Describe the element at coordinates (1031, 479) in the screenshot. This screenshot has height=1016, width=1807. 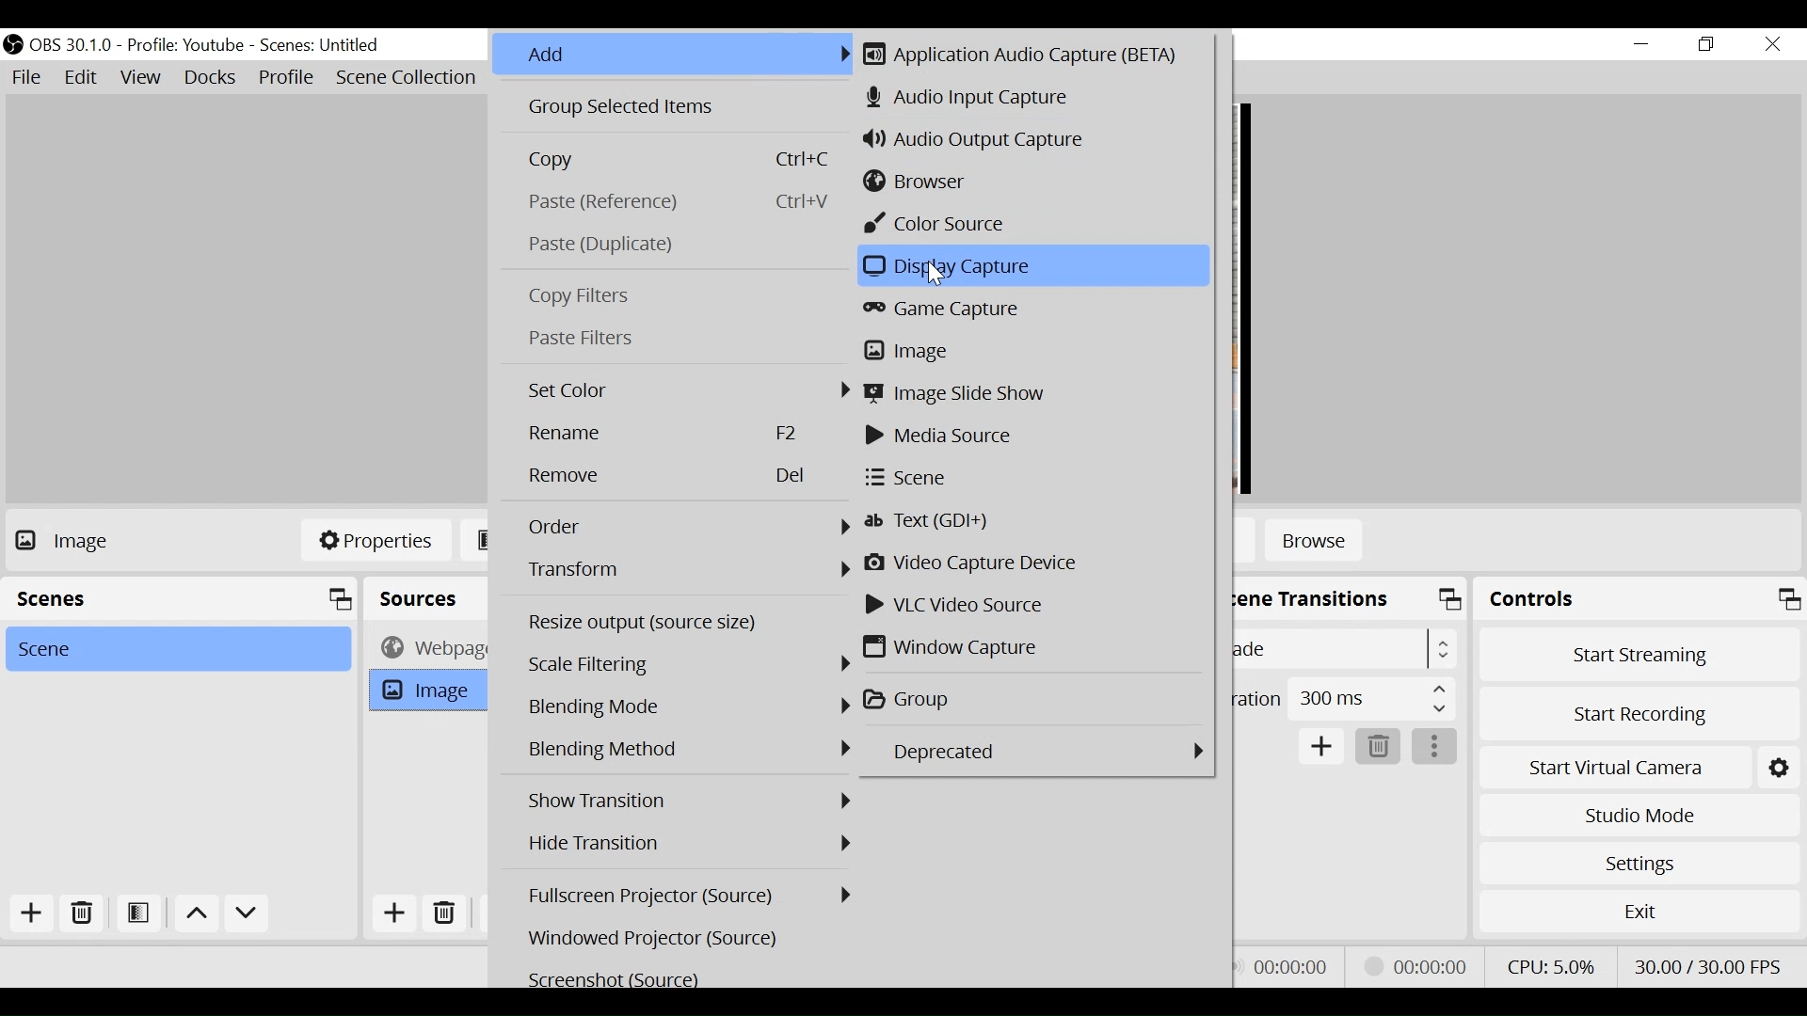
I see `Scene` at that location.